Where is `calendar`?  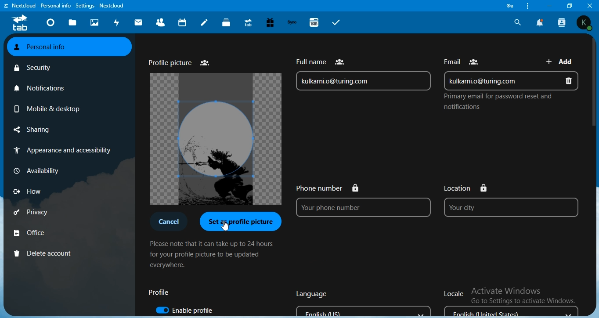 calendar is located at coordinates (183, 22).